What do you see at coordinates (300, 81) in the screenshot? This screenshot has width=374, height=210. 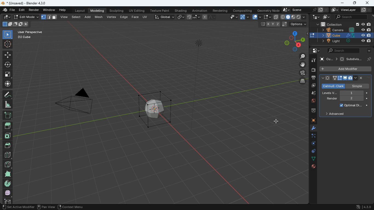 I see `layers` at bounding box center [300, 81].